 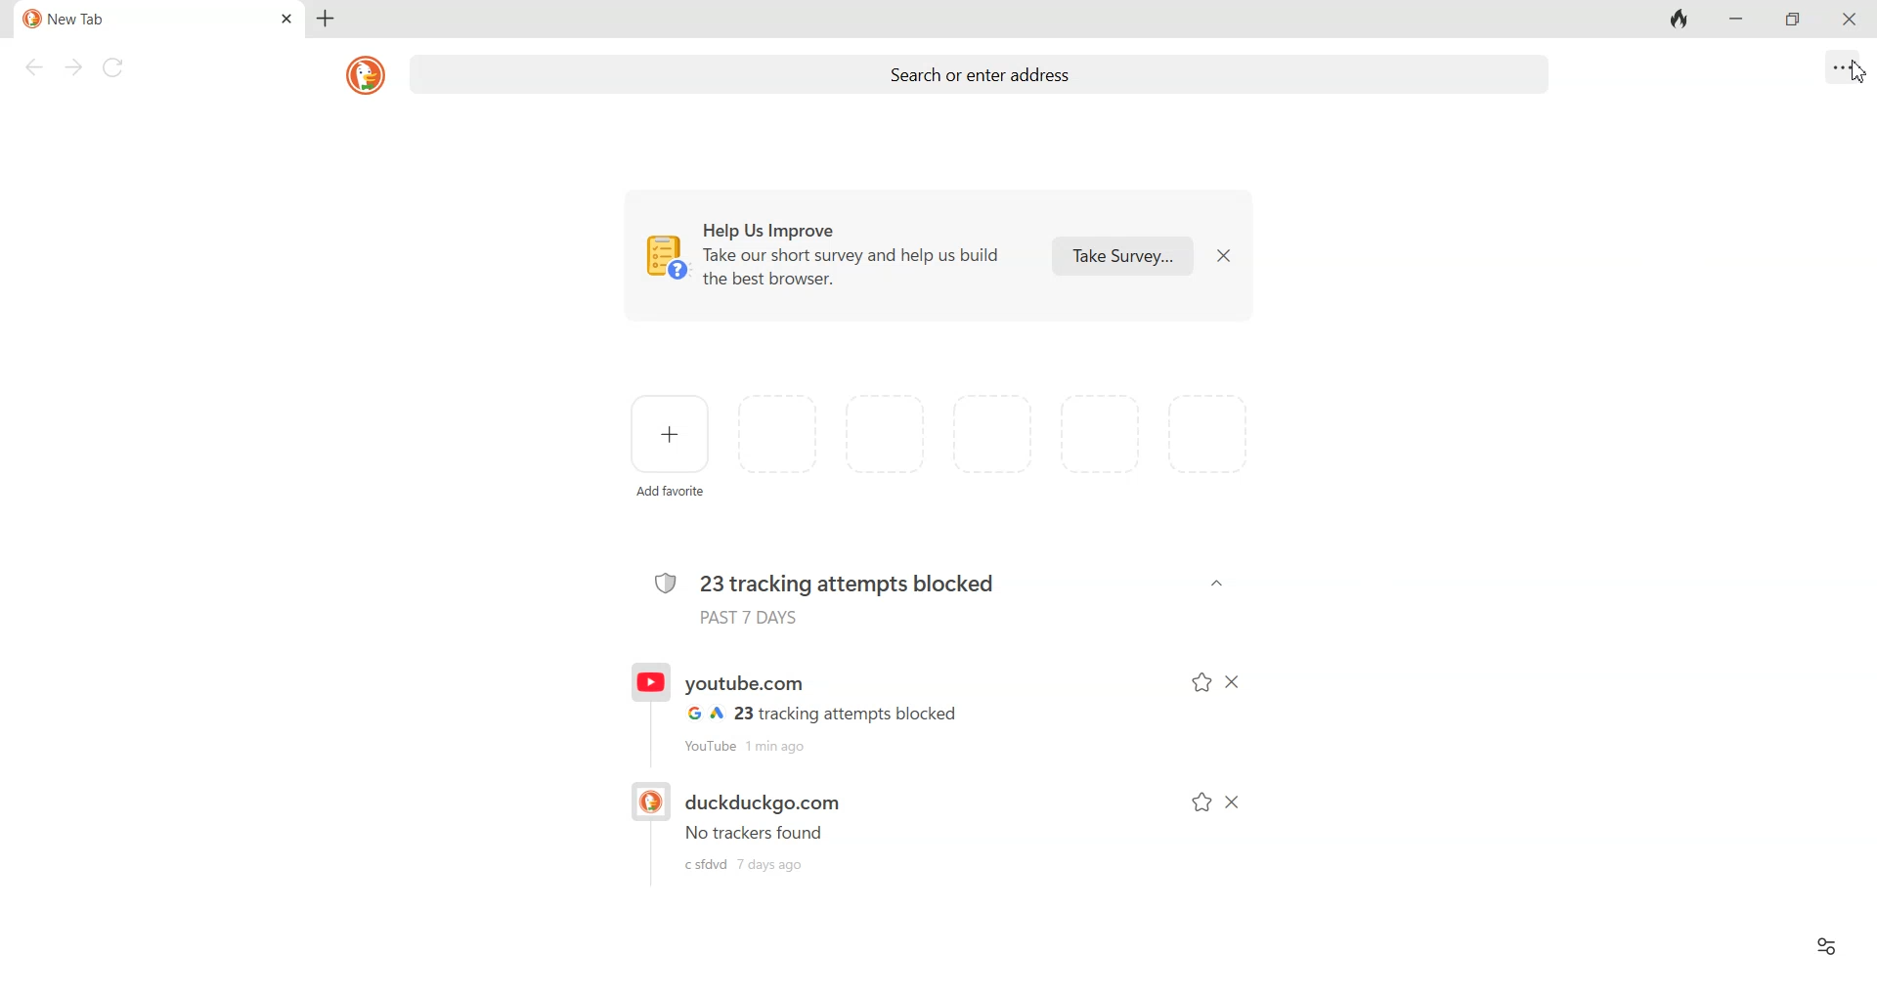 What do you see at coordinates (1232, 802) in the screenshot?
I see `Dismiss ` at bounding box center [1232, 802].